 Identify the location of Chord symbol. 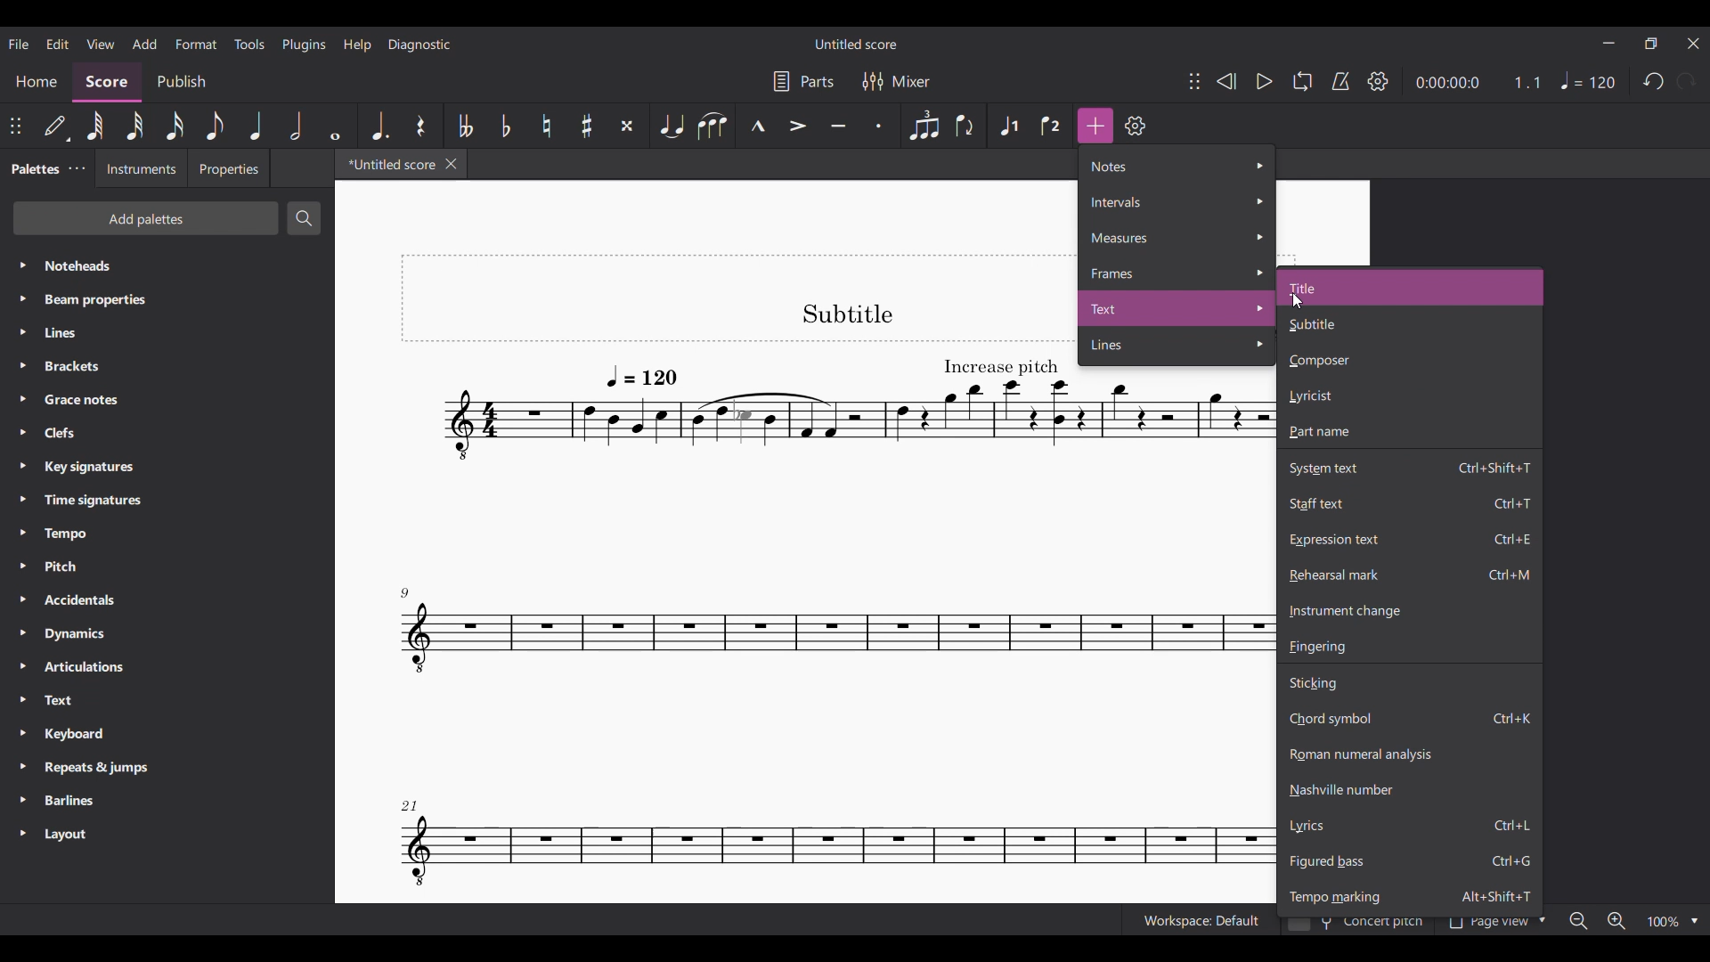
(1410, 718).